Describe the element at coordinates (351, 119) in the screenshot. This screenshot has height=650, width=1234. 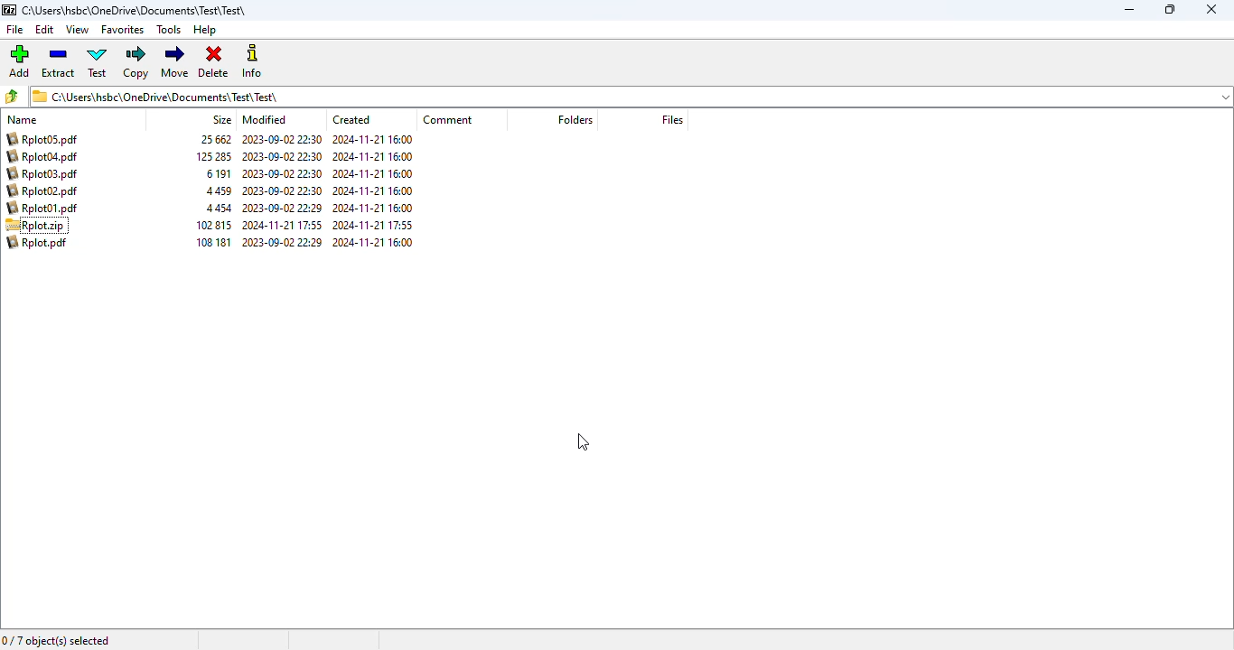
I see `created` at that location.